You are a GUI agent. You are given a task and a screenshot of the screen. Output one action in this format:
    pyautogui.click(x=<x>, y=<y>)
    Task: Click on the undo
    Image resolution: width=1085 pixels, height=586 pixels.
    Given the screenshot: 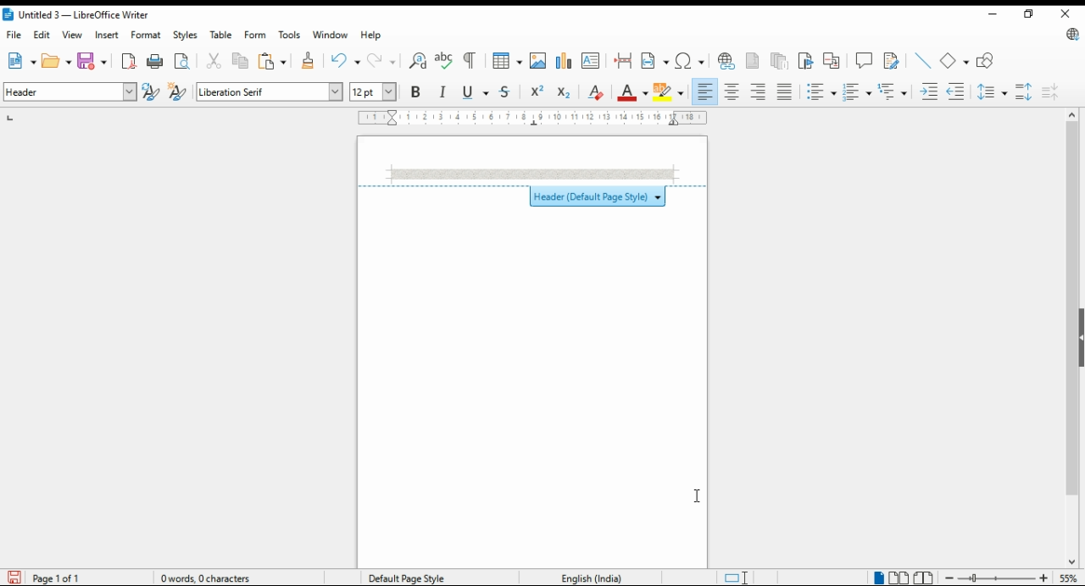 What is the action you would take?
    pyautogui.click(x=347, y=61)
    